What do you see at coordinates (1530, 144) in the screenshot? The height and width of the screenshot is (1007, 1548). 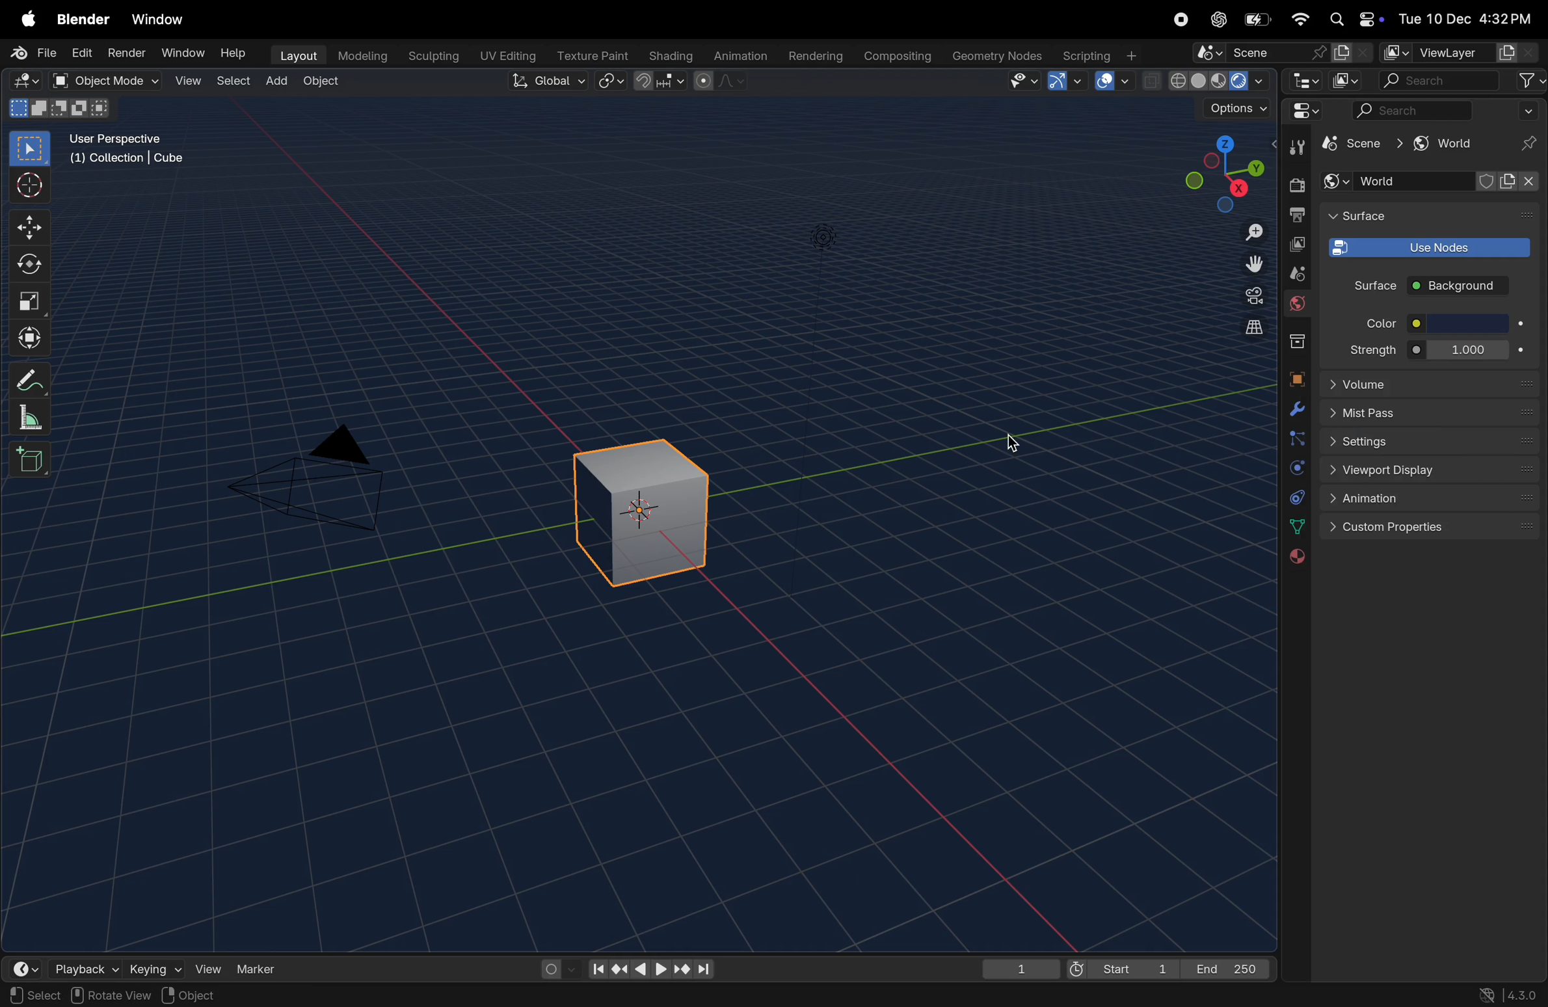 I see `pin` at bounding box center [1530, 144].